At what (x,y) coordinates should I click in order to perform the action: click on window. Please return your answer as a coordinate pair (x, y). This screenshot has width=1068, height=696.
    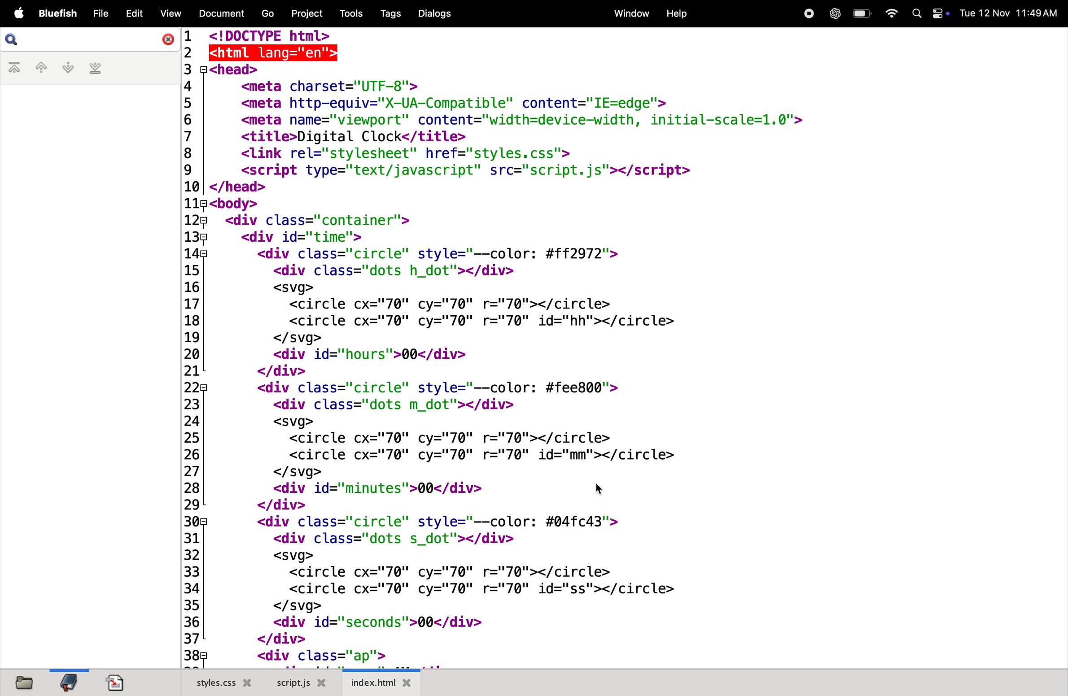
    Looking at the image, I should click on (631, 13).